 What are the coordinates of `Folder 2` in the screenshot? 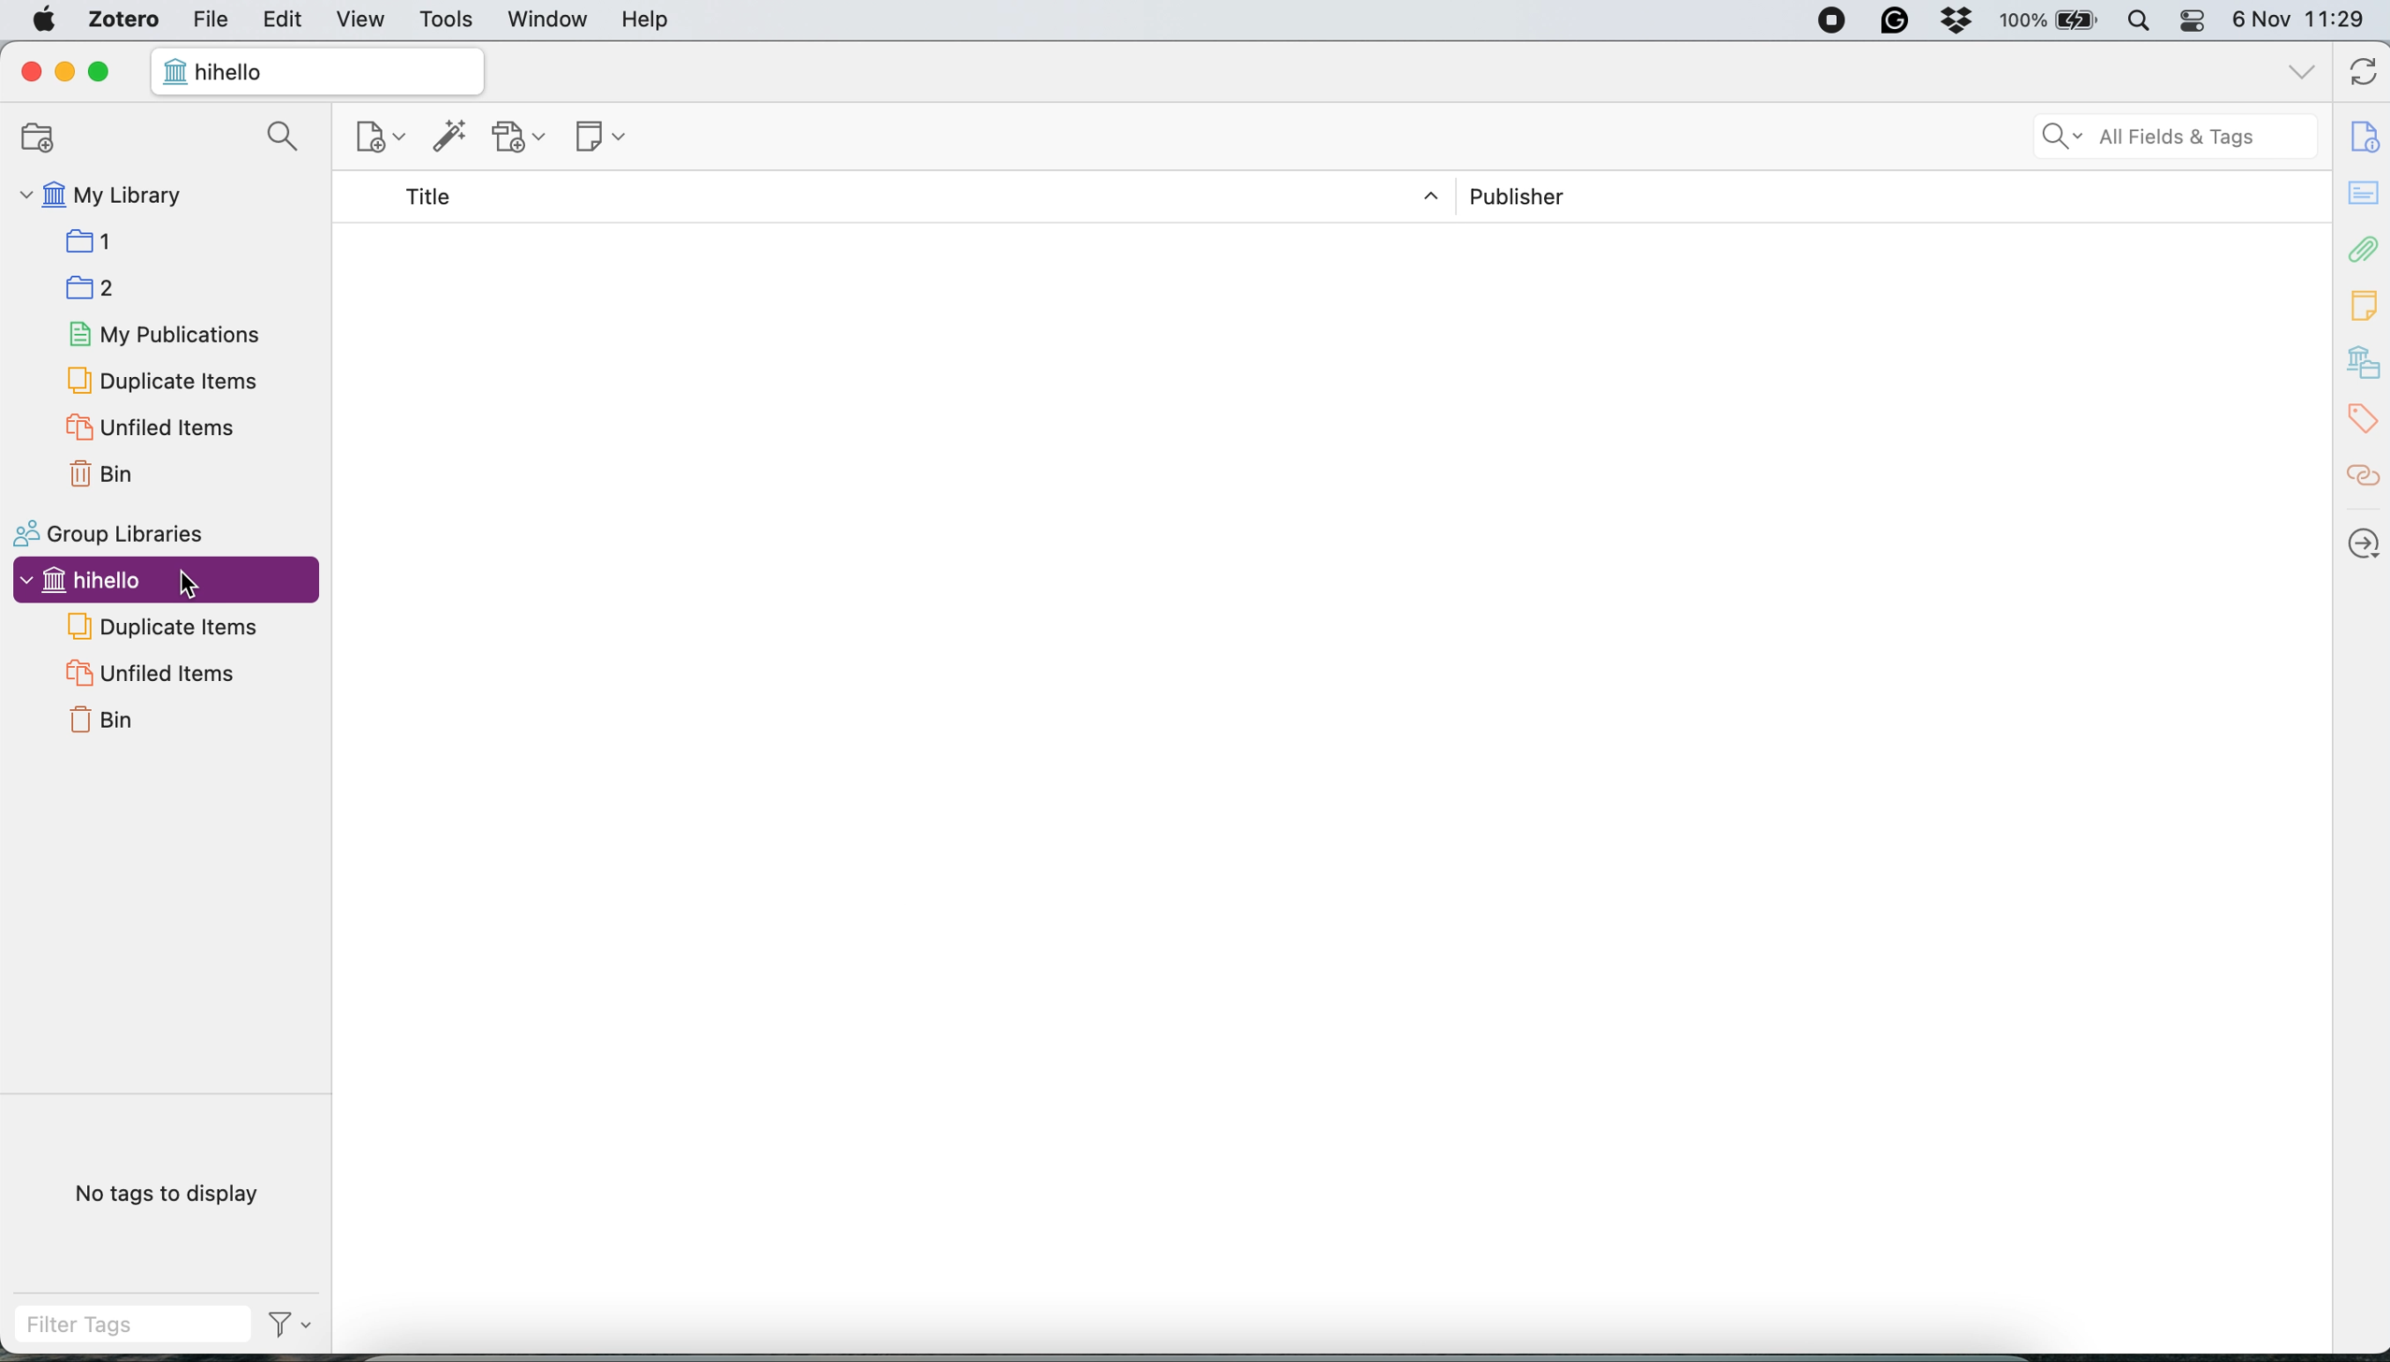 It's located at (94, 283).